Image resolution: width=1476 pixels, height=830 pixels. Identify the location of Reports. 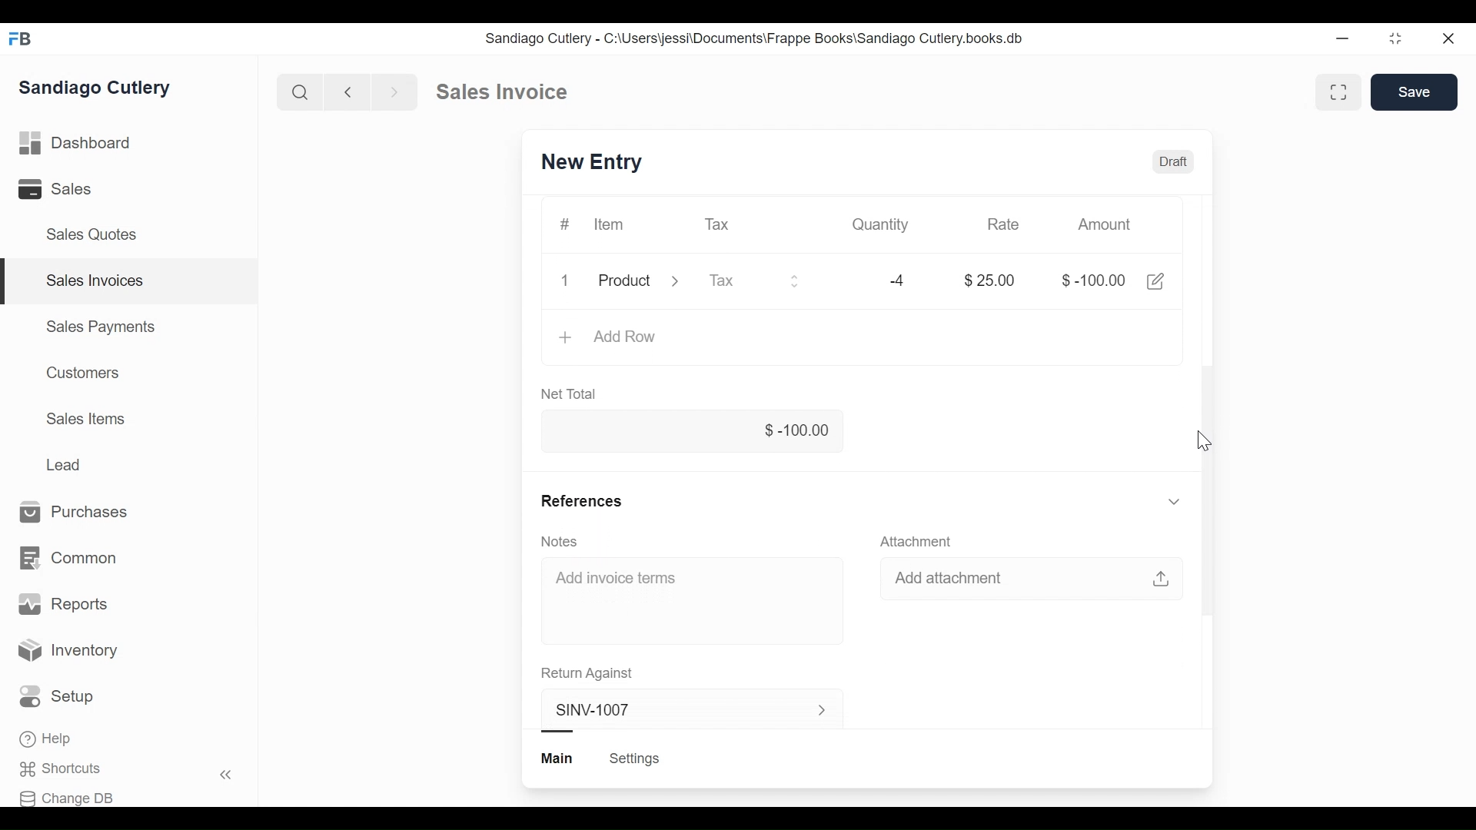
(61, 603).